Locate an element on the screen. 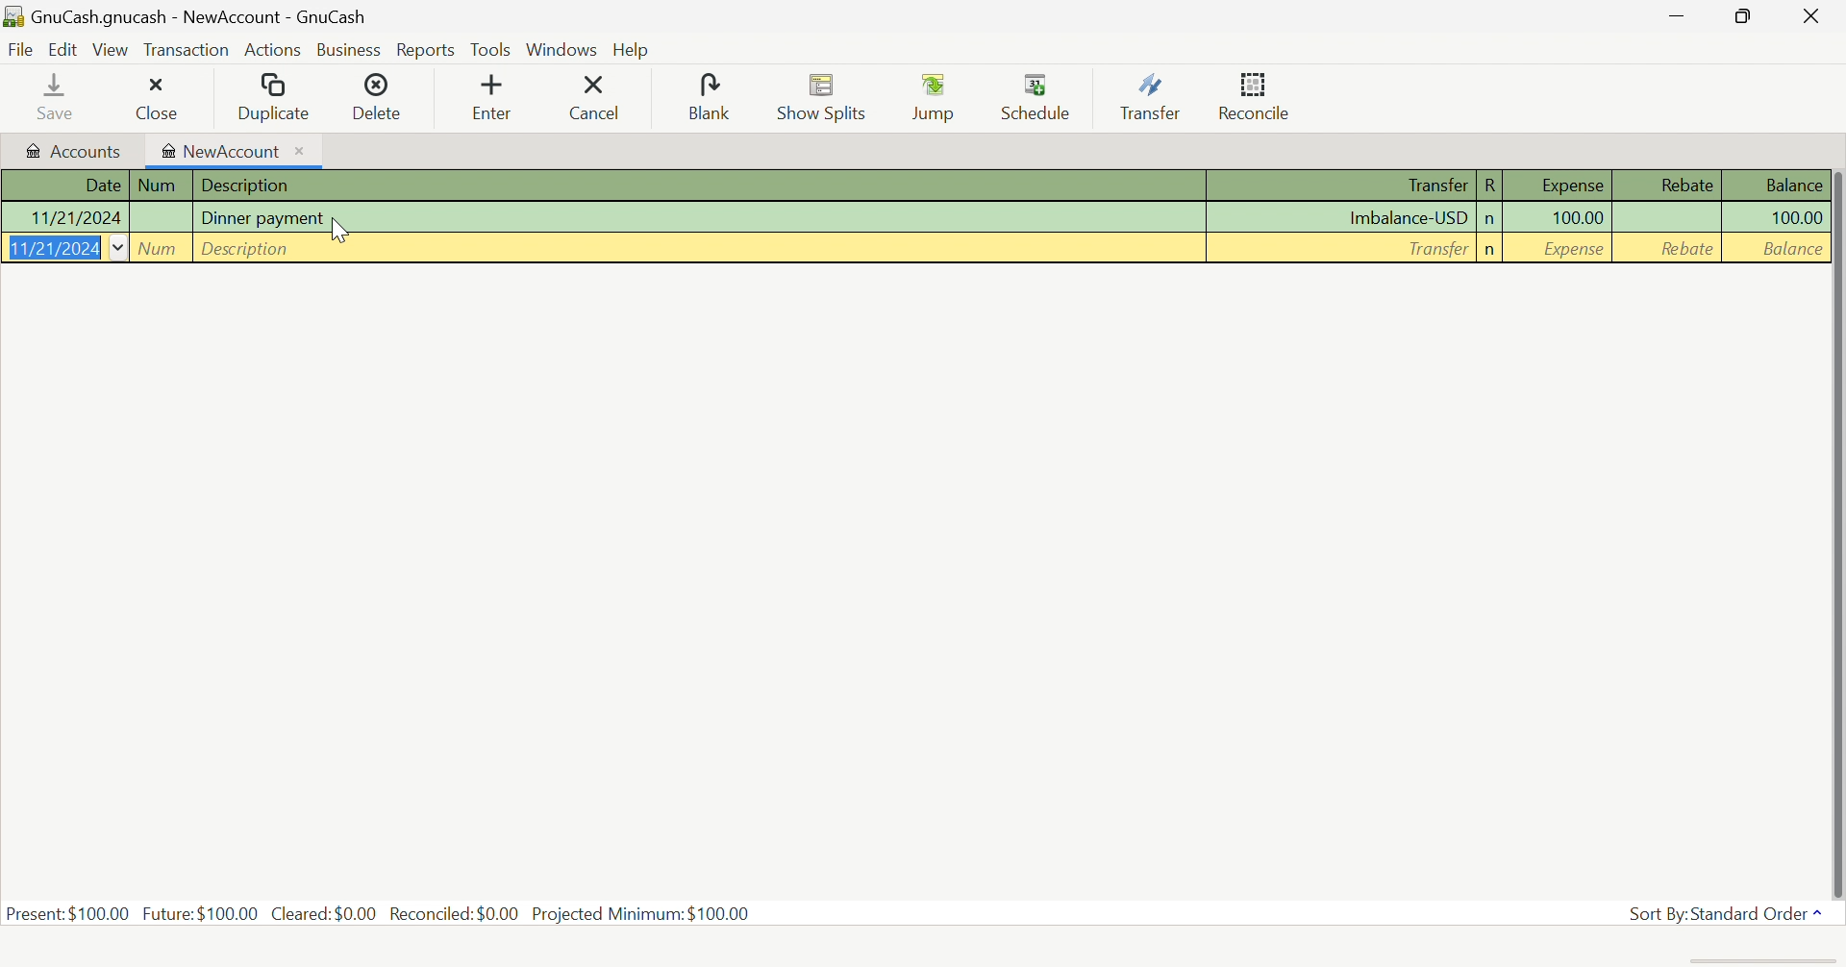  Description is located at coordinates (244, 250).